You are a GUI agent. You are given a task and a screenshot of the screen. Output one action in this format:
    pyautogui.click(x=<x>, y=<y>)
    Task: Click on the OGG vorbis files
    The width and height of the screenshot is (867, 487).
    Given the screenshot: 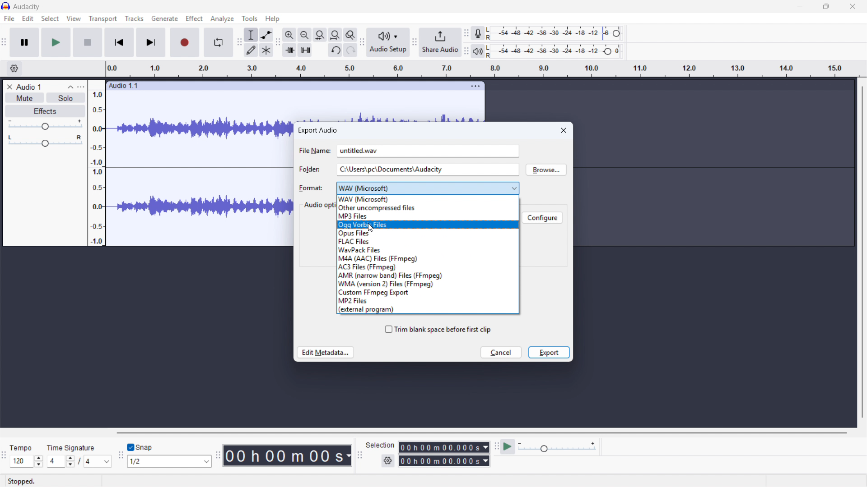 What is the action you would take?
    pyautogui.click(x=428, y=225)
    